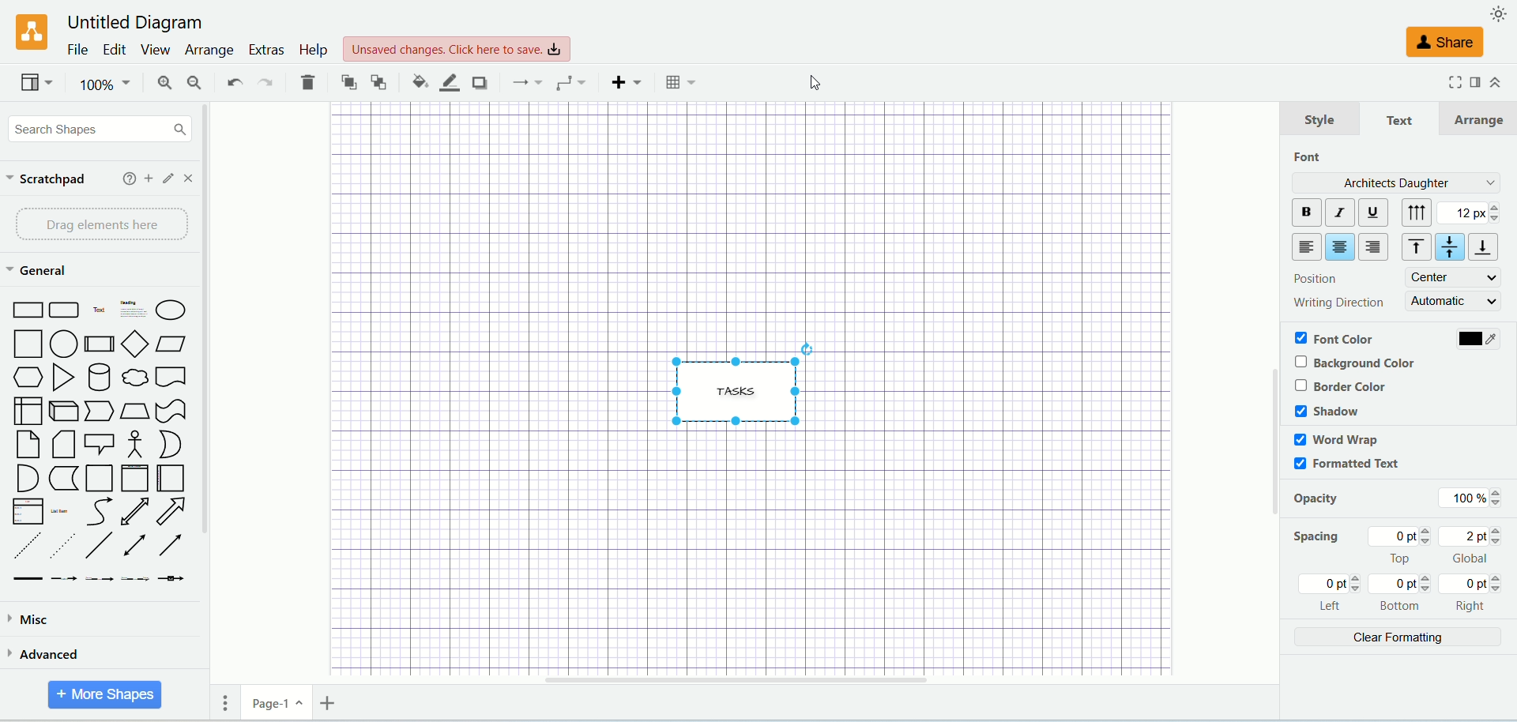  I want to click on cursor, so click(810, 85).